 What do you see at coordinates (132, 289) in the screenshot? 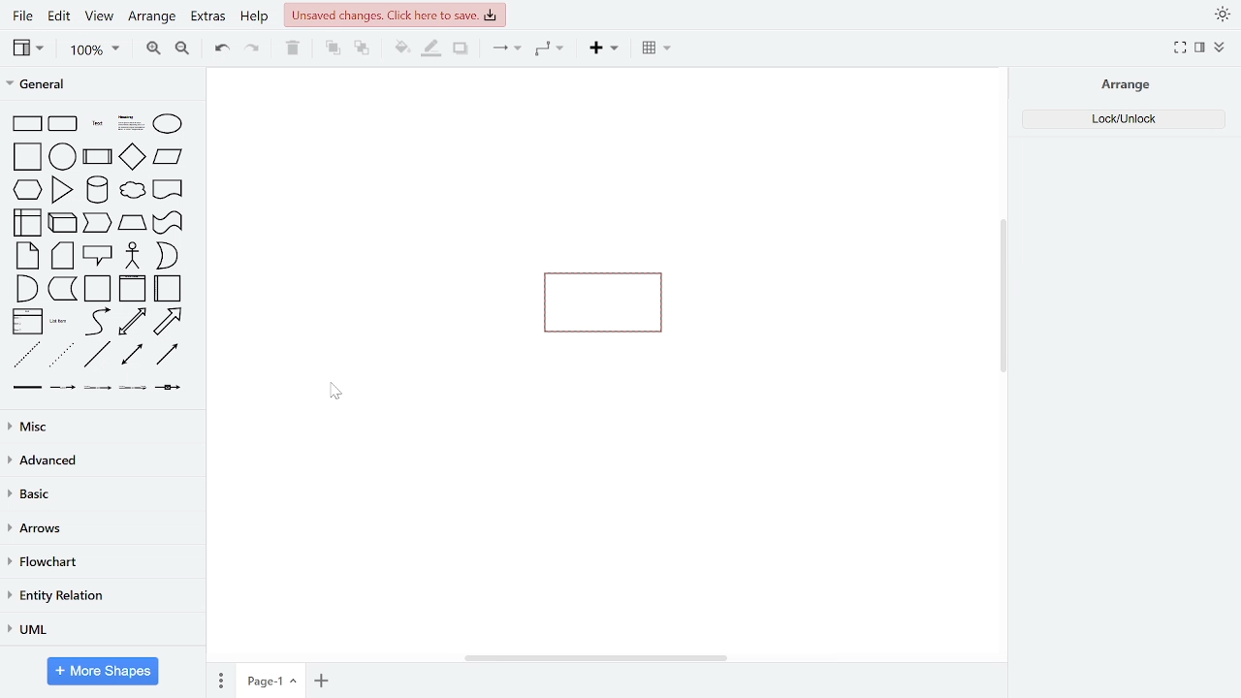
I see `vertical container` at bounding box center [132, 289].